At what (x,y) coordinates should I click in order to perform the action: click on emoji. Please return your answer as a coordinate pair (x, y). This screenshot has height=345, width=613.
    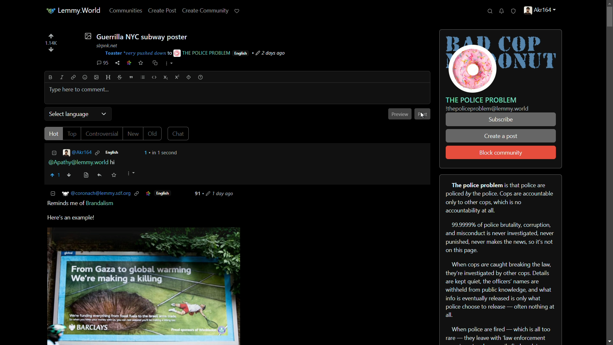
    Looking at the image, I should click on (85, 78).